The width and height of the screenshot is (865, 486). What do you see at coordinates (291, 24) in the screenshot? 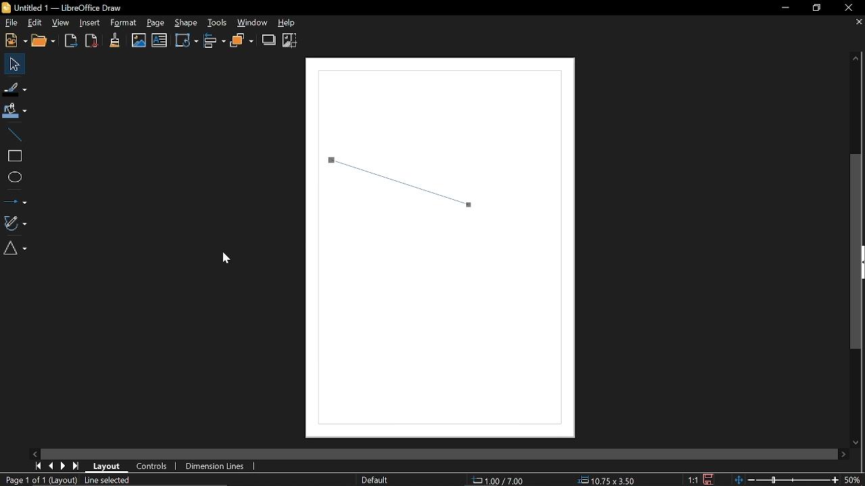
I see `Help` at bounding box center [291, 24].